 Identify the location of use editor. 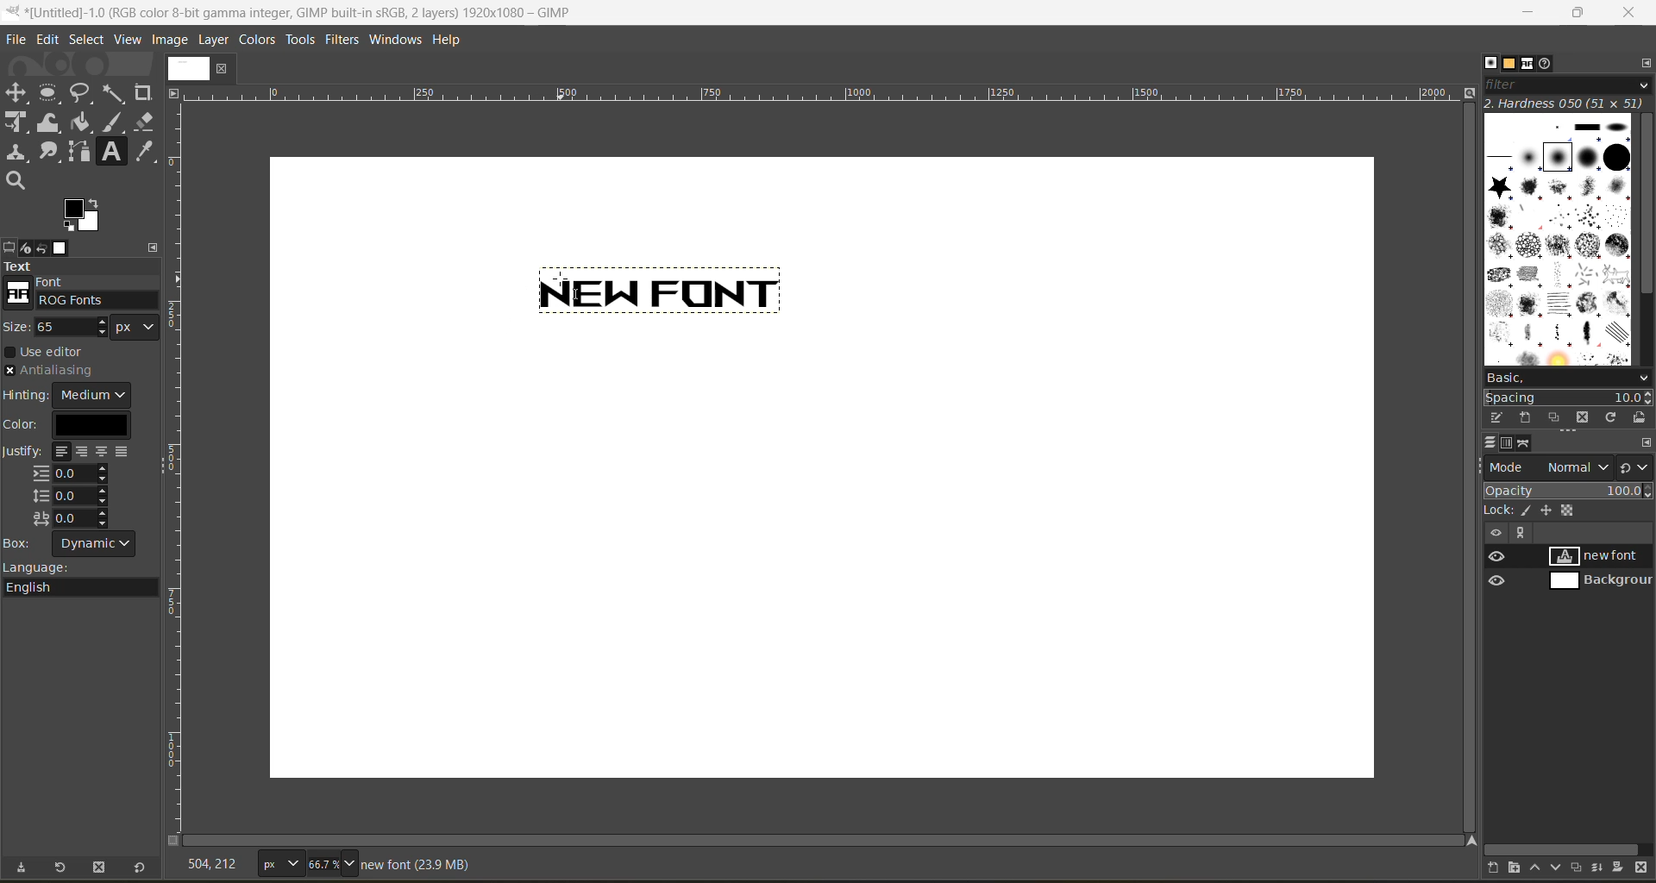
(53, 352).